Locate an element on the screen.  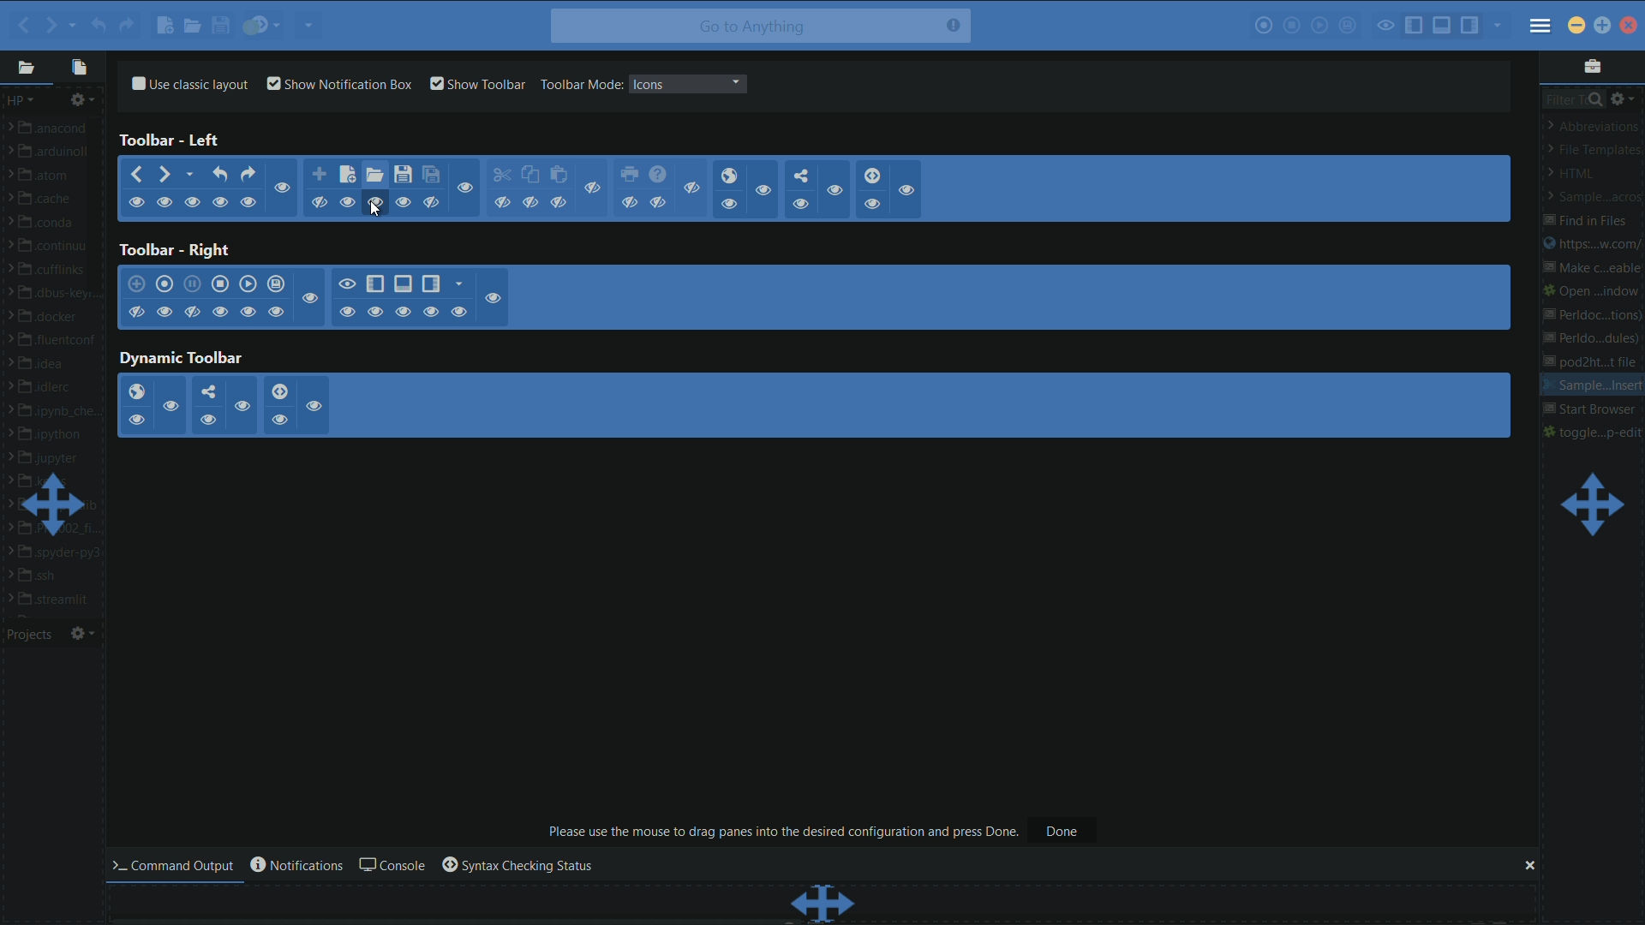
file templates is located at coordinates (1594, 151).